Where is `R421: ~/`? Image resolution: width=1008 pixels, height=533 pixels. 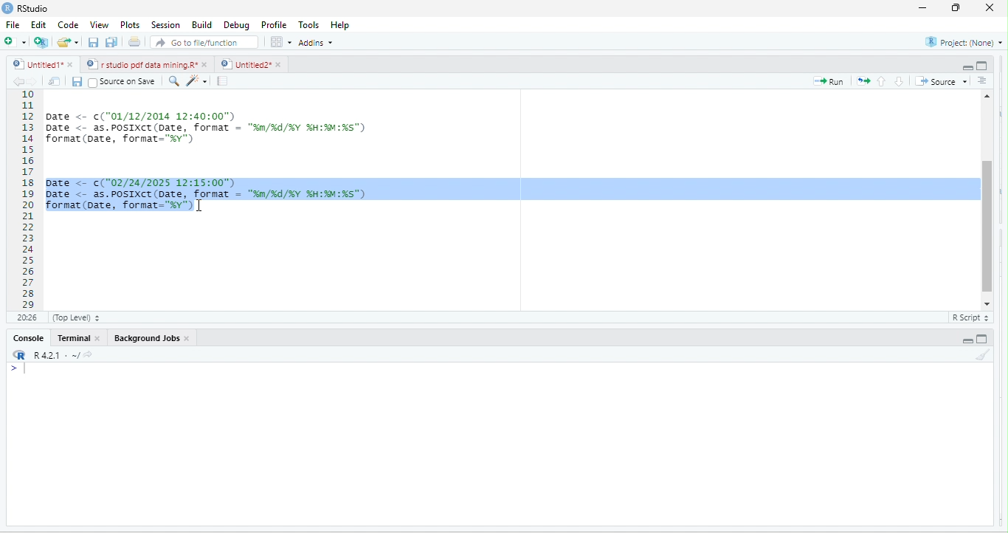 R421: ~/ is located at coordinates (62, 354).